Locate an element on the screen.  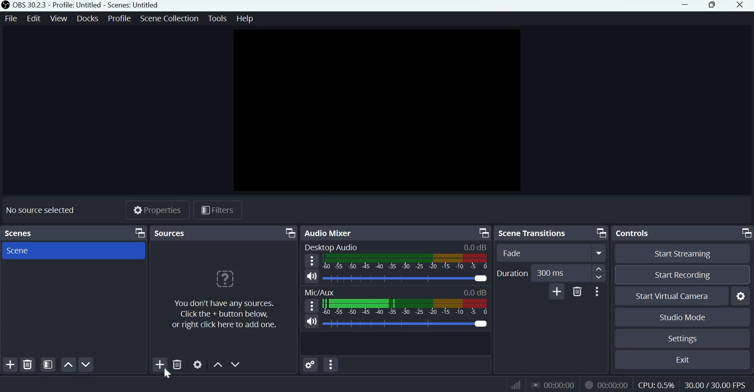
You don't have any sources. Click the + button below, or right click here to add more. is located at coordinates (224, 296).